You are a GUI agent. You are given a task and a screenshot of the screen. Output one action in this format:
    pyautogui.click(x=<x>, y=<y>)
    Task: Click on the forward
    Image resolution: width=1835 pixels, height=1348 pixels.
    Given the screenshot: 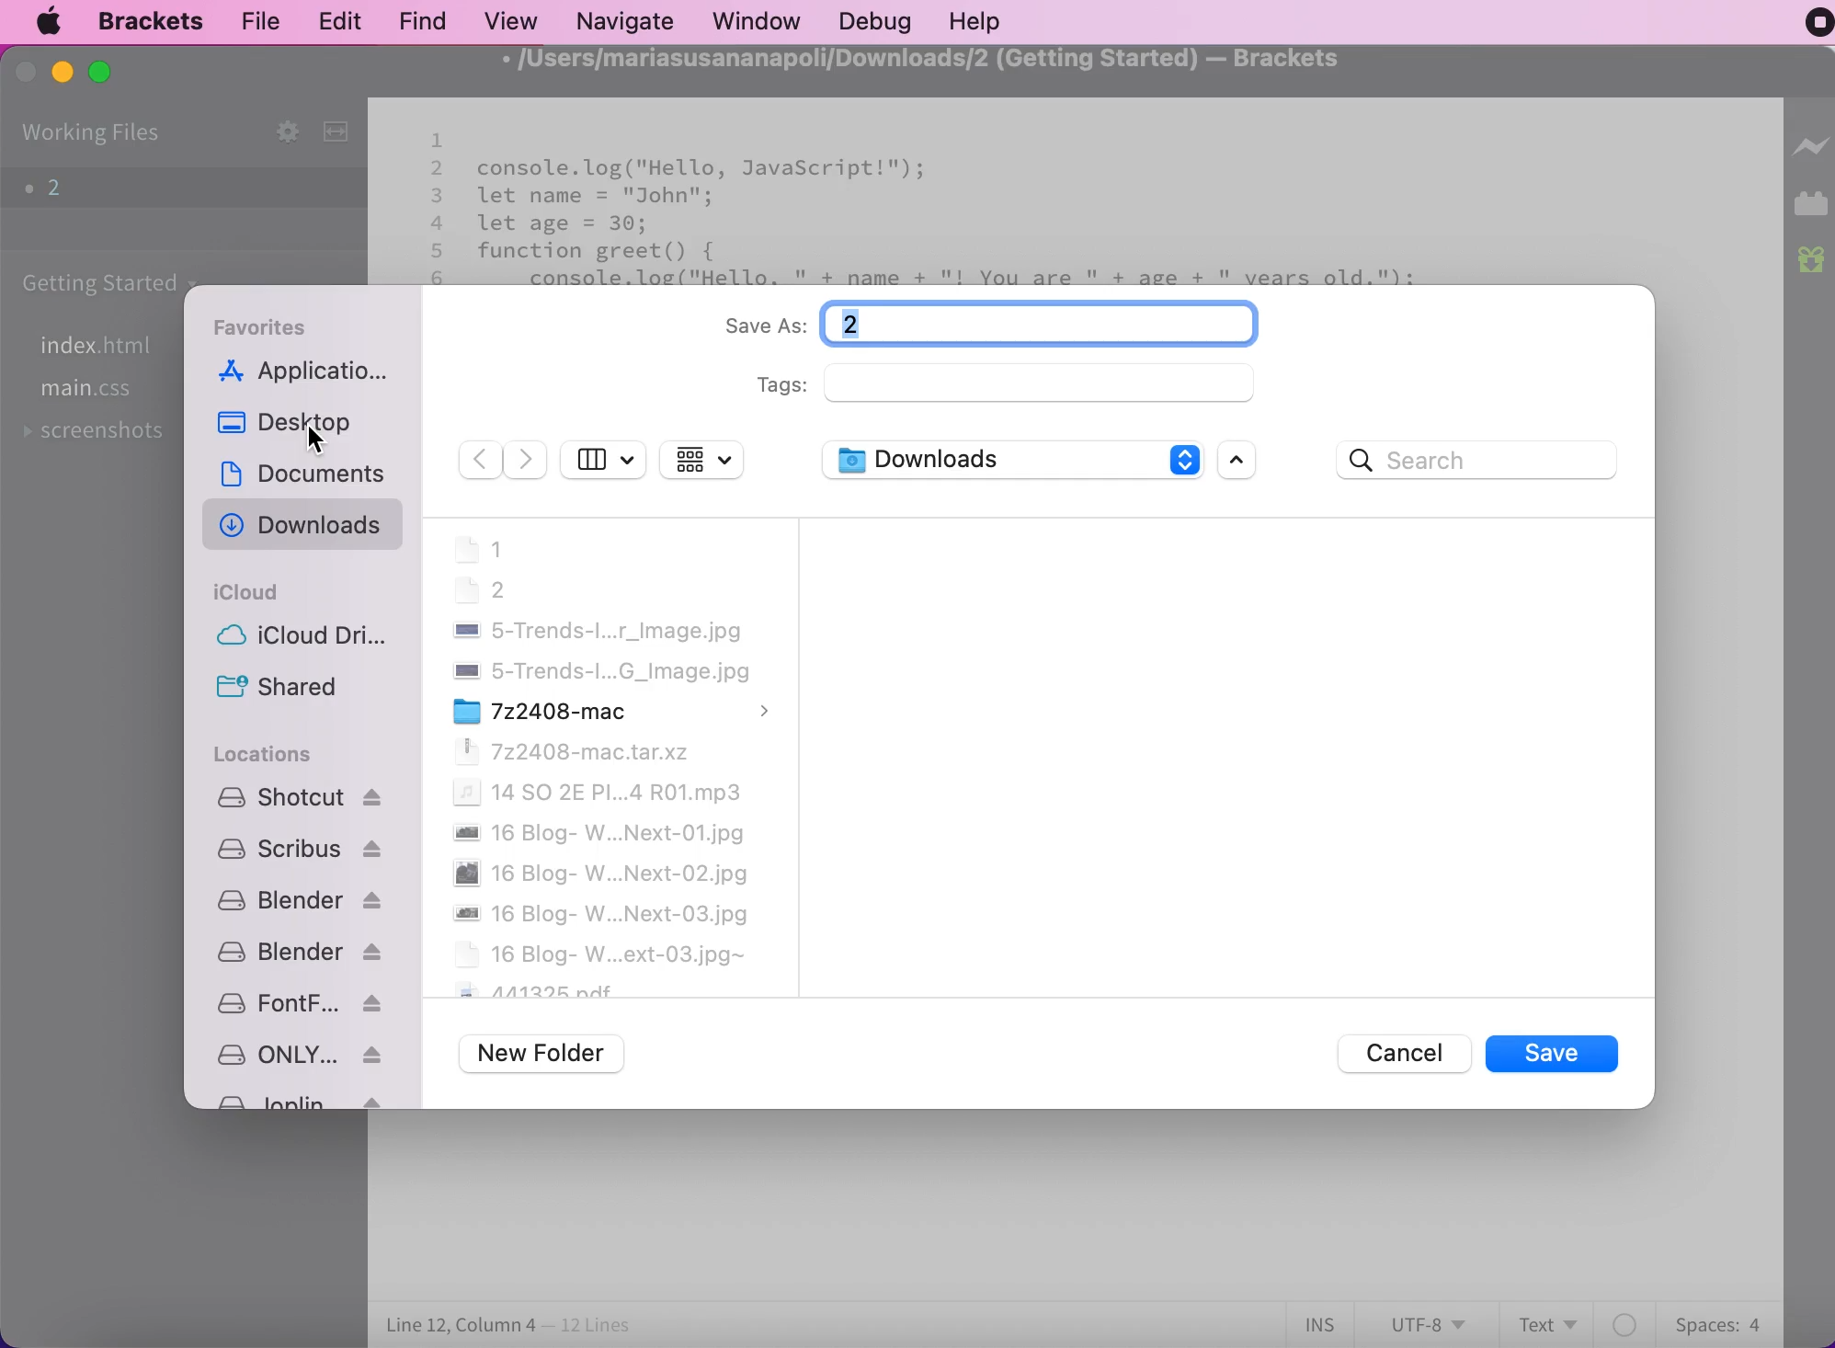 What is the action you would take?
    pyautogui.click(x=527, y=461)
    